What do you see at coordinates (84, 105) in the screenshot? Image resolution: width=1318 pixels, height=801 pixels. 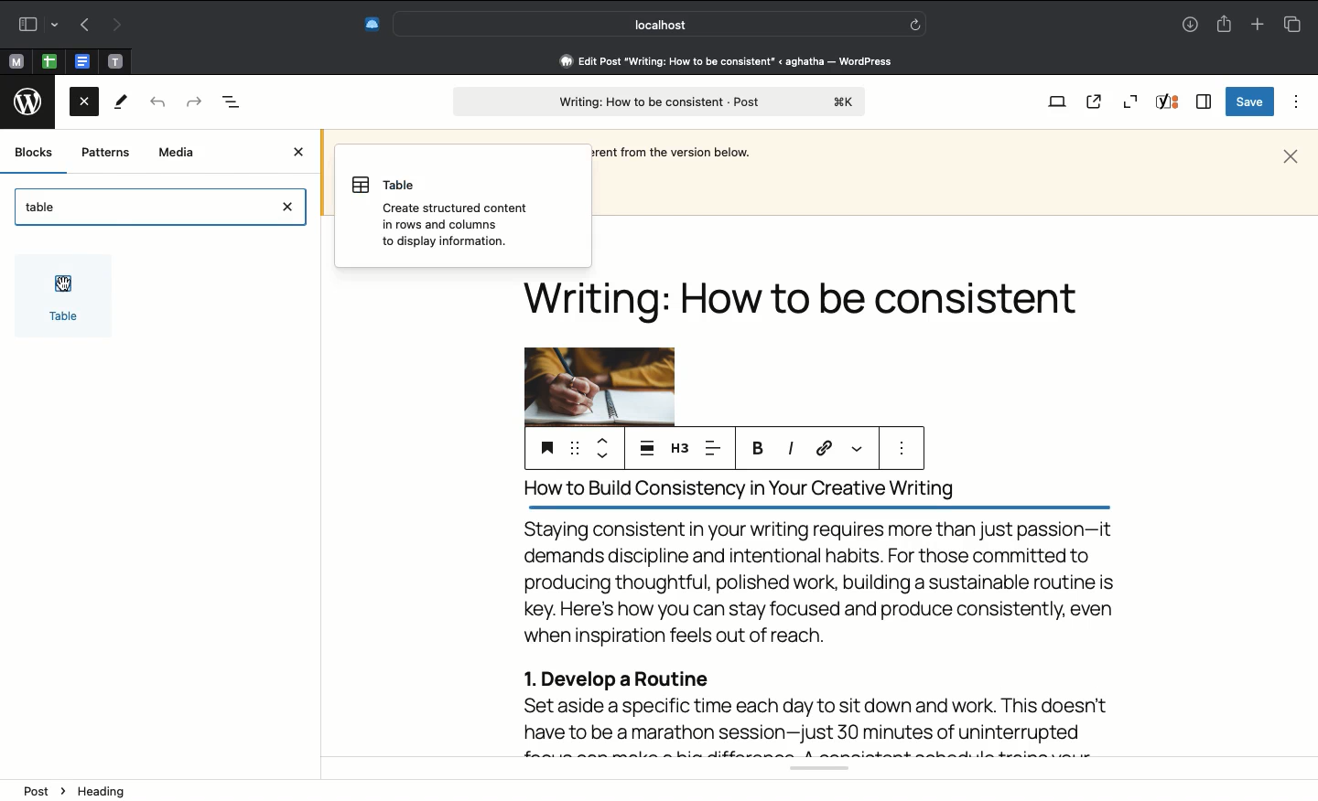 I see `Close` at bounding box center [84, 105].